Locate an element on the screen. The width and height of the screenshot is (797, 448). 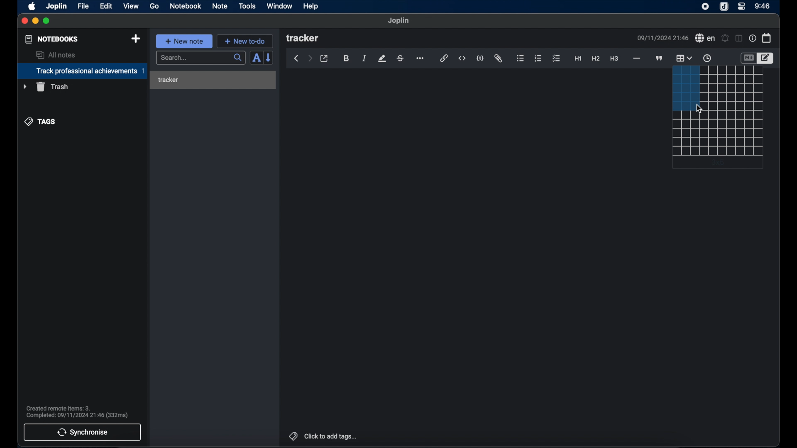
heading 1 is located at coordinates (578, 59).